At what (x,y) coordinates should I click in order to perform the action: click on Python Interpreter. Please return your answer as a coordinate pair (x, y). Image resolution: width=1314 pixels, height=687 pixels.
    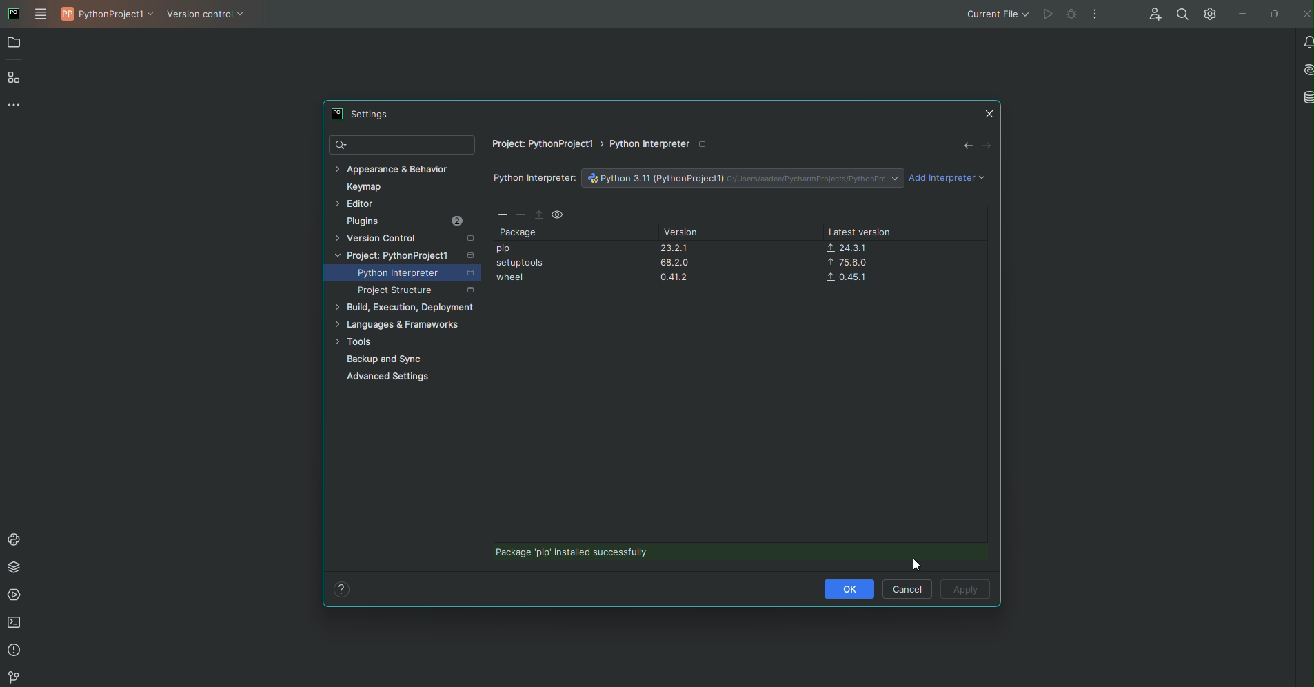
    Looking at the image, I should click on (534, 179).